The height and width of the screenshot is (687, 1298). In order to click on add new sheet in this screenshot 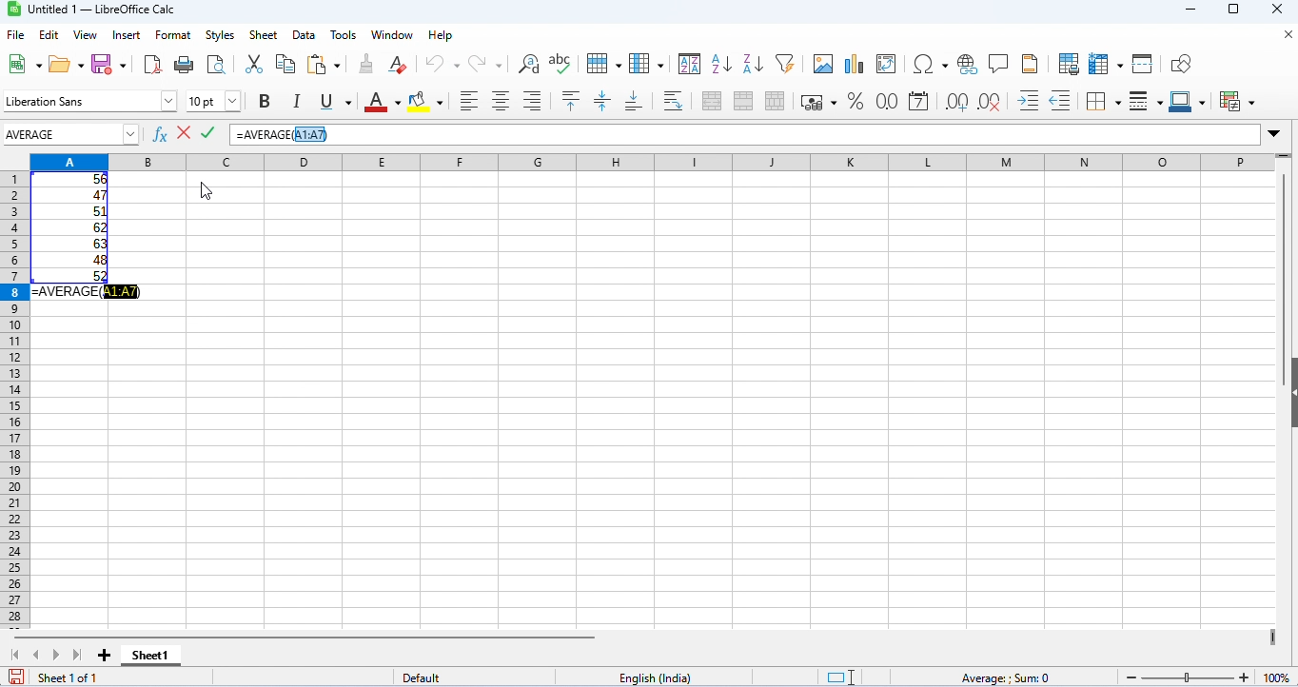, I will do `click(105, 657)`.